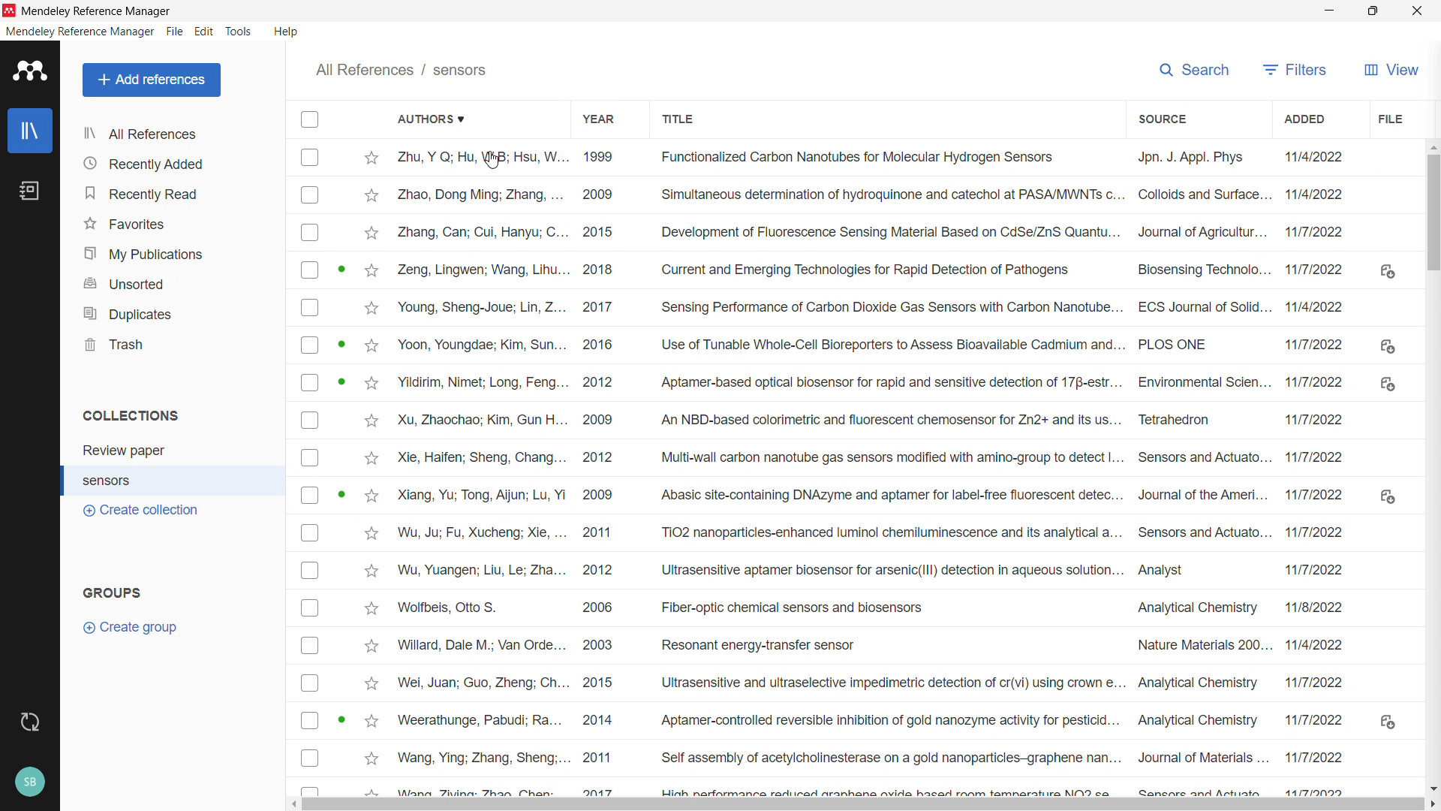 The height and width of the screenshot is (811, 1441). What do you see at coordinates (1432, 788) in the screenshot?
I see `Scroll down ` at bounding box center [1432, 788].